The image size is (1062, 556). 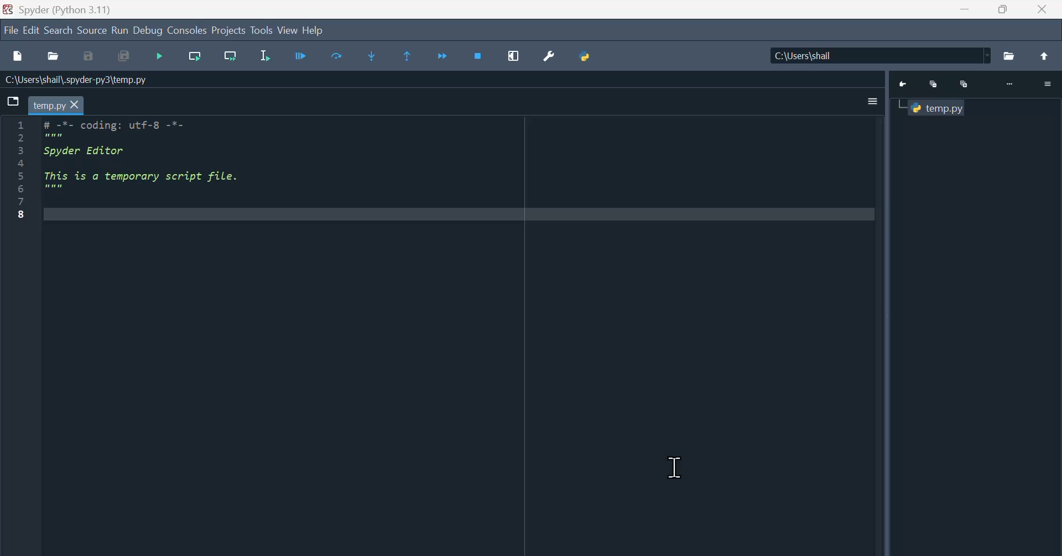 What do you see at coordinates (315, 30) in the screenshot?
I see `help` at bounding box center [315, 30].